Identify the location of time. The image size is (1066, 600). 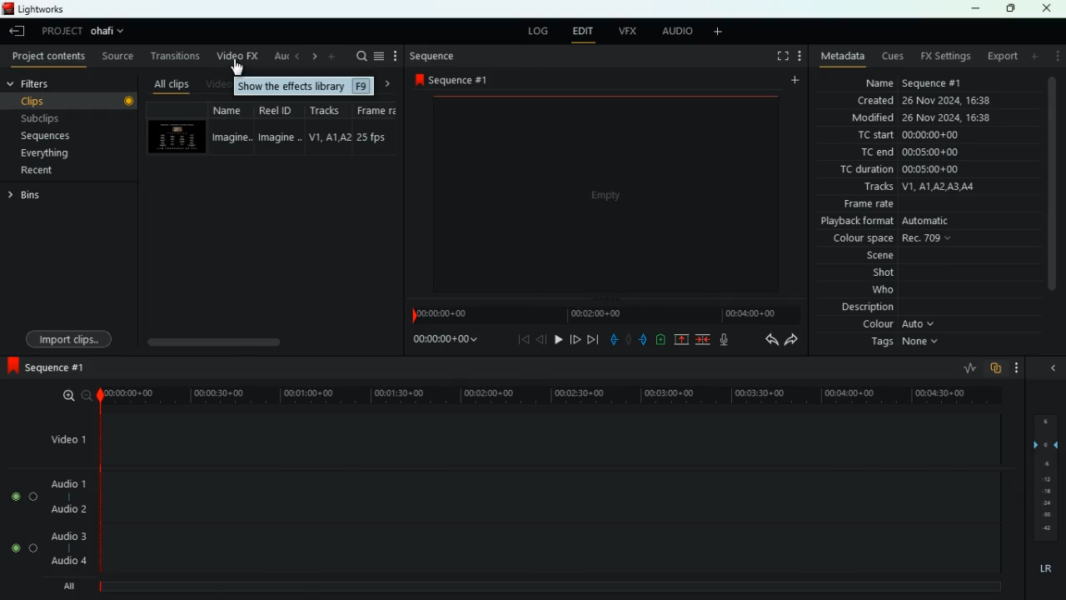
(442, 342).